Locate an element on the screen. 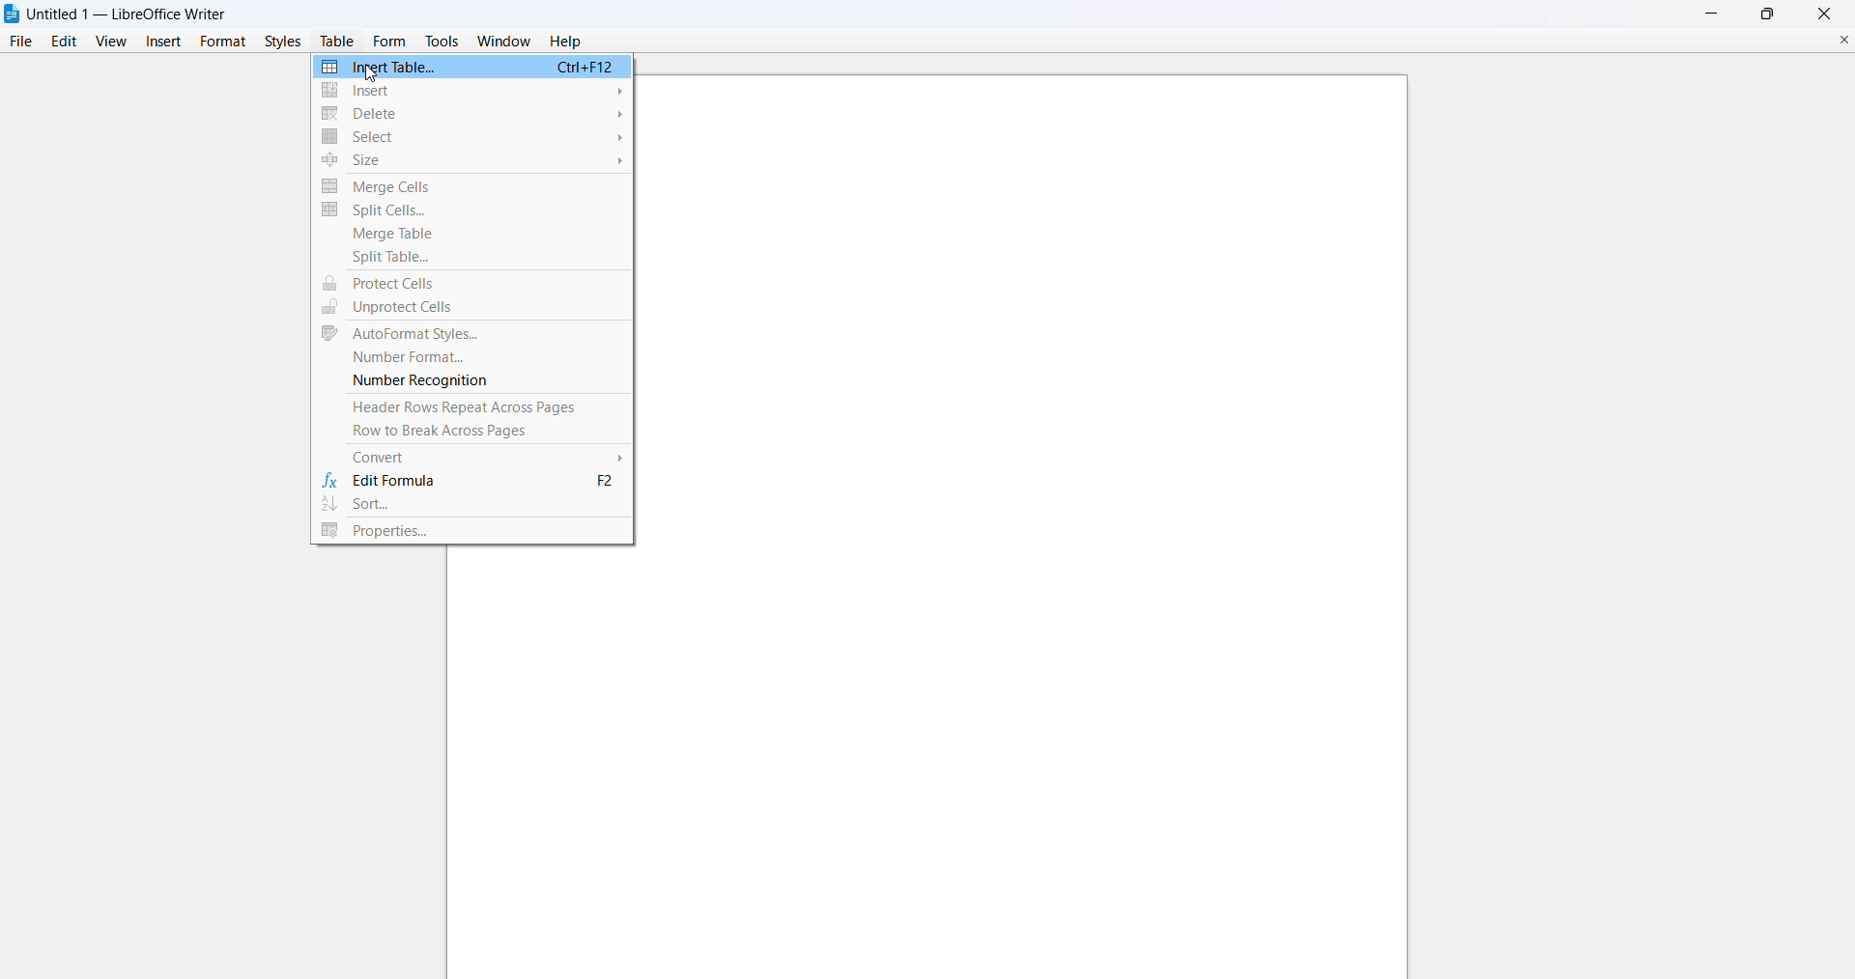 This screenshot has width=1855, height=979. number recognition is located at coordinates (471, 381).